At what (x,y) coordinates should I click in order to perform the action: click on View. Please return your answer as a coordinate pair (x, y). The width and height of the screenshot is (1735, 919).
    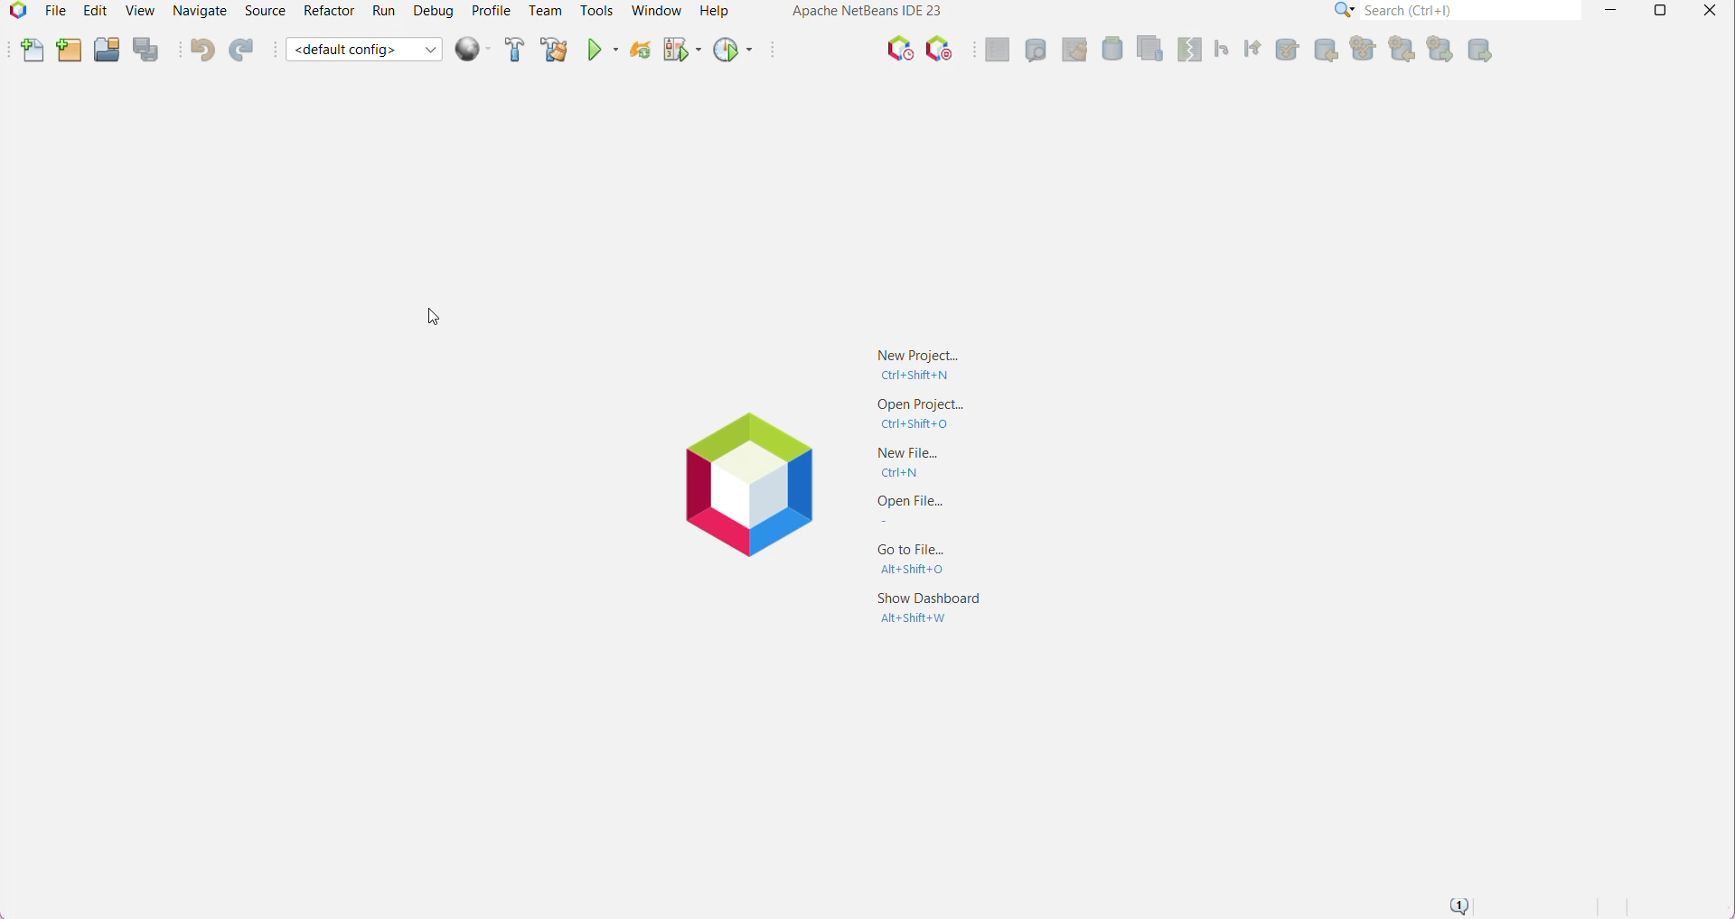
    Looking at the image, I should click on (138, 14).